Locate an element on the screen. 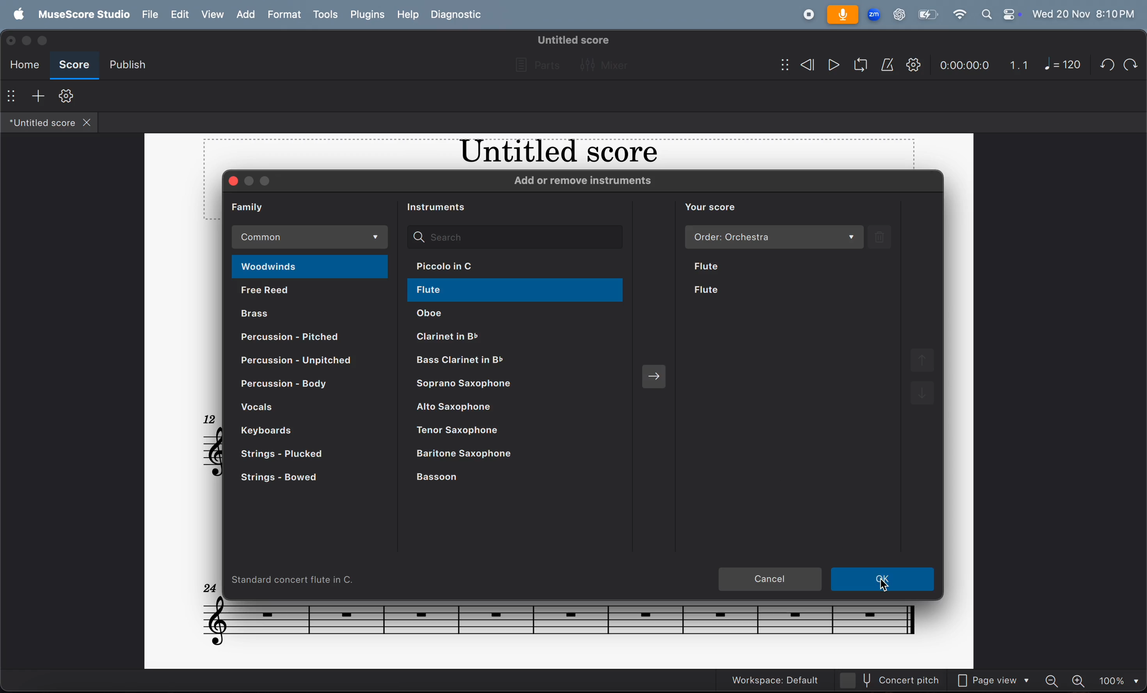 The image size is (1147, 693). flute is located at coordinates (732, 264).